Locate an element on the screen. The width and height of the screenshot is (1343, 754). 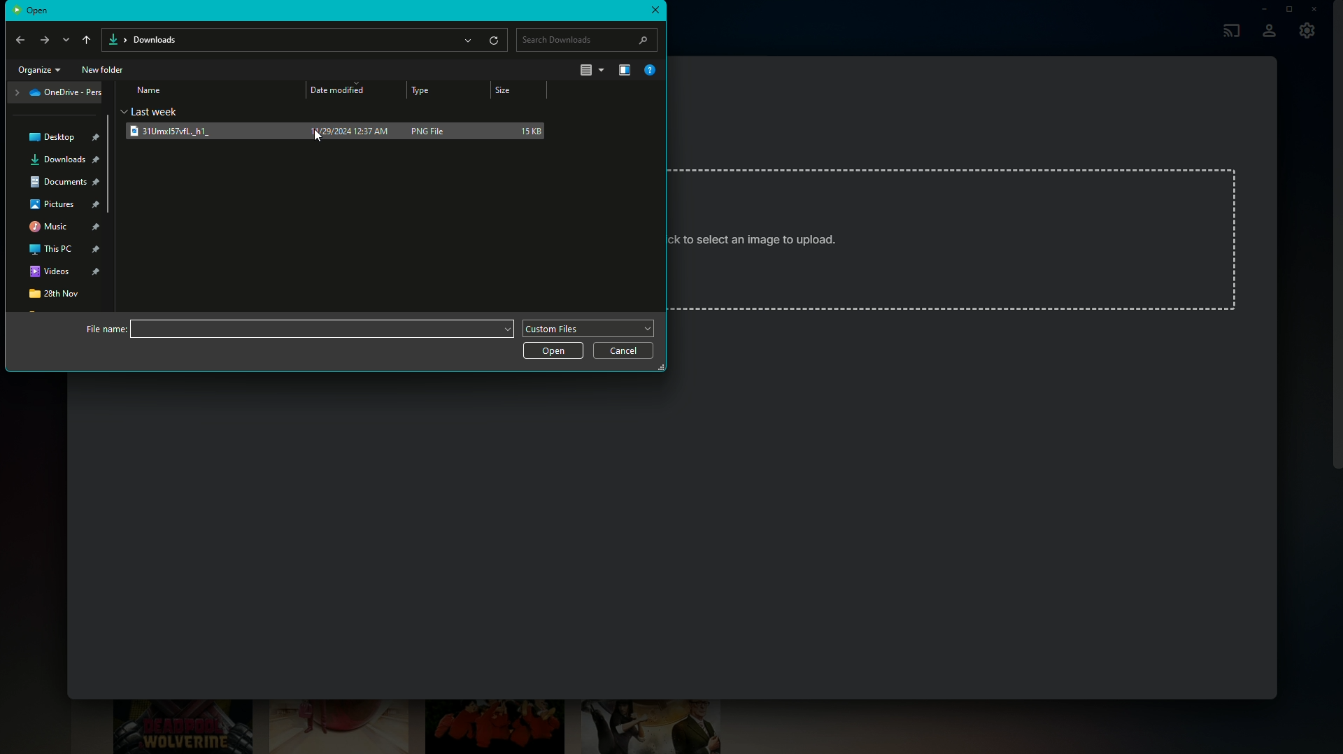
Organise is located at coordinates (41, 71).